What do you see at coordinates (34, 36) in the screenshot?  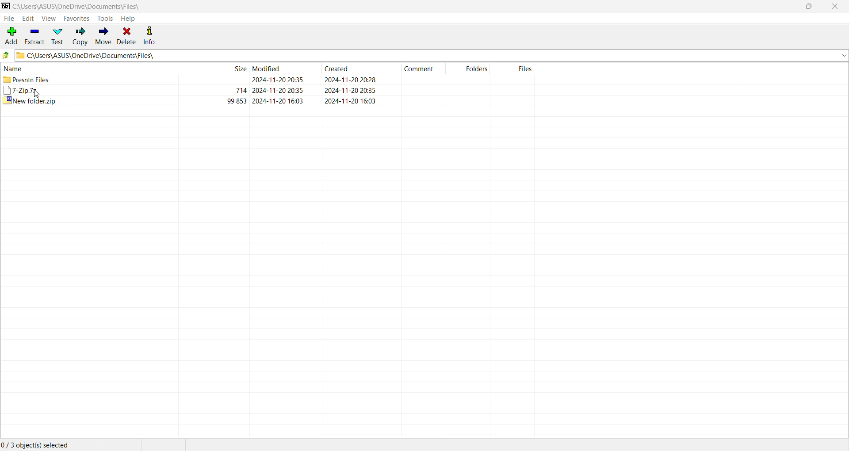 I see `Extract` at bounding box center [34, 36].